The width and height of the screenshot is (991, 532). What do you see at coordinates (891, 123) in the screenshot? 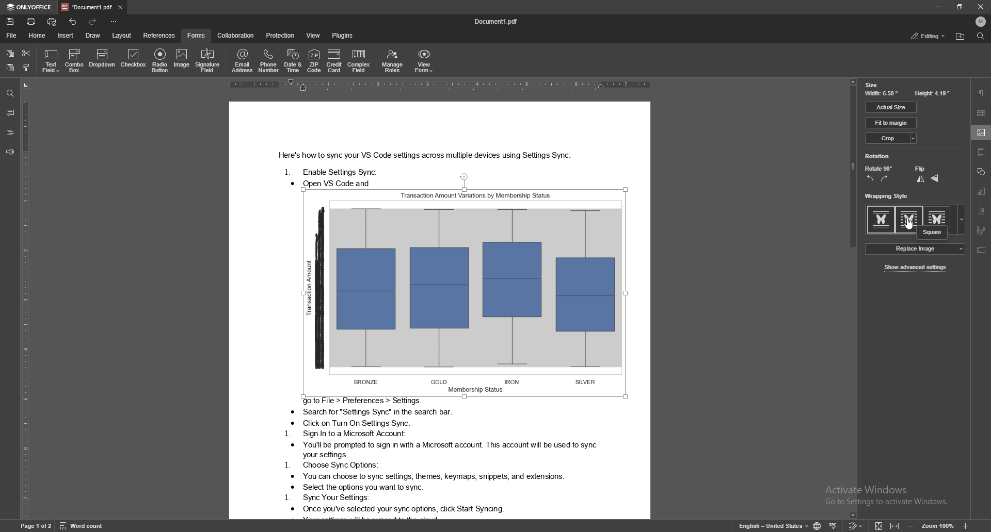
I see `fit to margin` at bounding box center [891, 123].